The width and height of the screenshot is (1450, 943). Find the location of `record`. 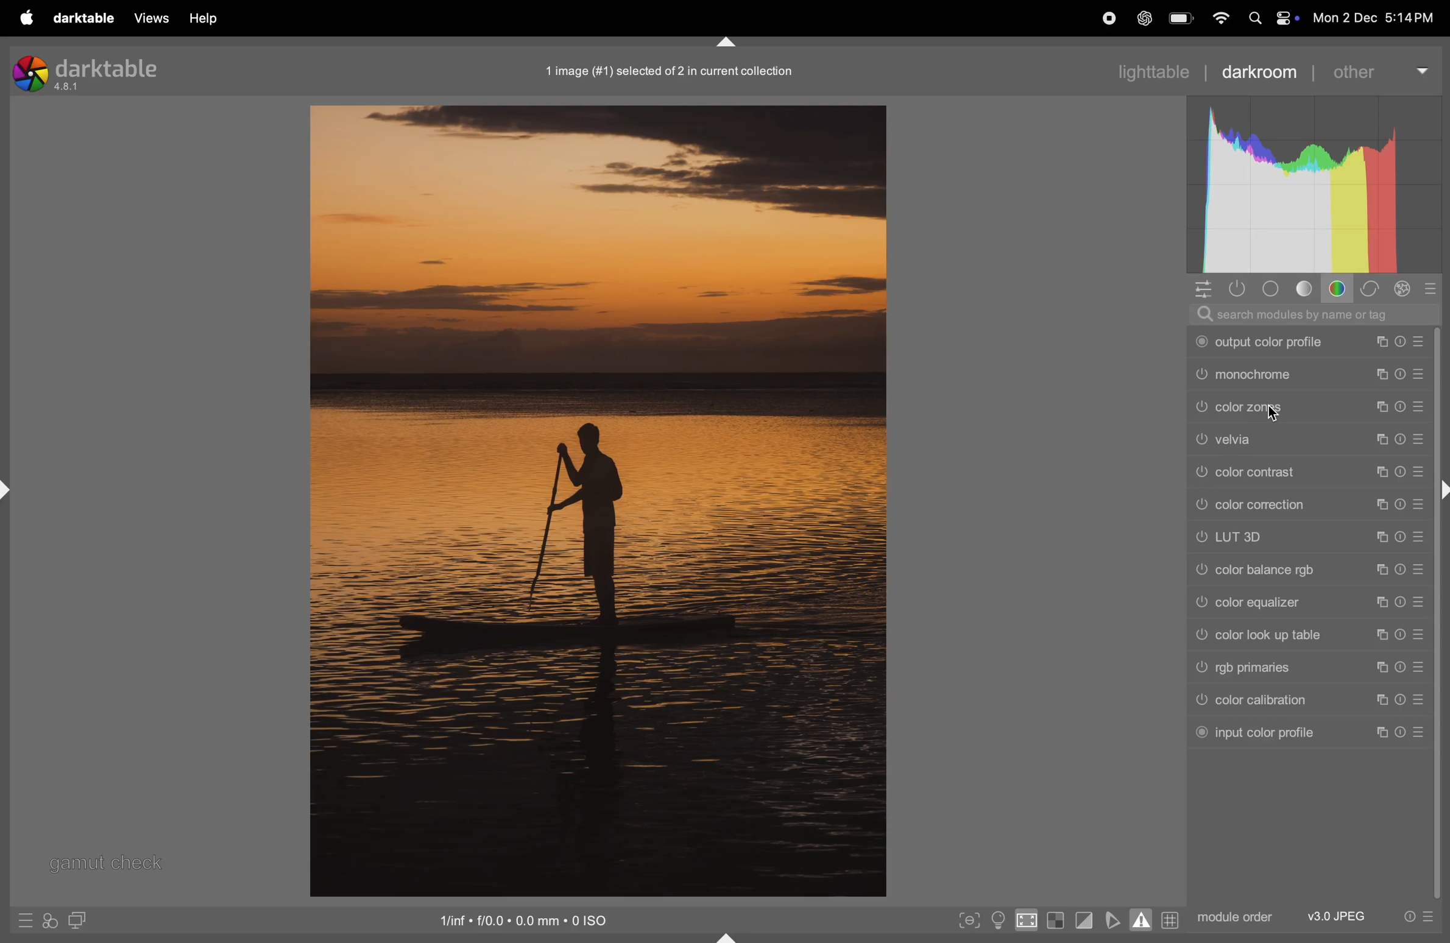

record is located at coordinates (1109, 21).